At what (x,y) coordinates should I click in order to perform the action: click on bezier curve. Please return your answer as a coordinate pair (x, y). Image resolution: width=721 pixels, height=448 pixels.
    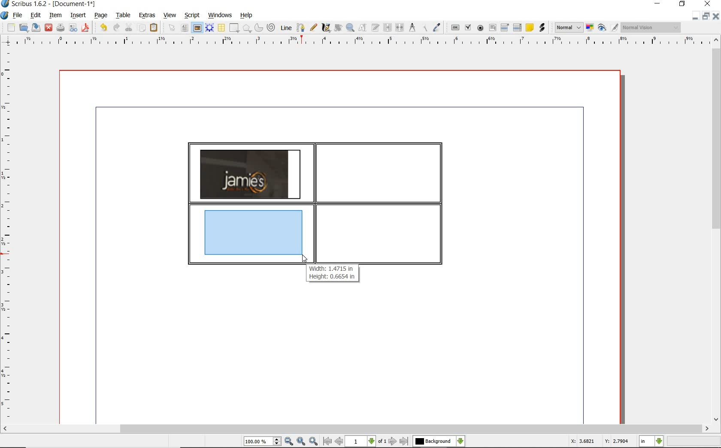
    Looking at the image, I should click on (300, 27).